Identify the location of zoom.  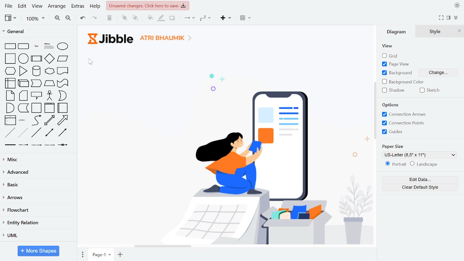
(36, 19).